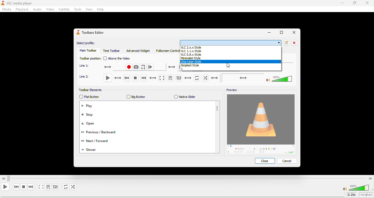 The width and height of the screenshot is (374, 198). I want to click on close, so click(264, 161).